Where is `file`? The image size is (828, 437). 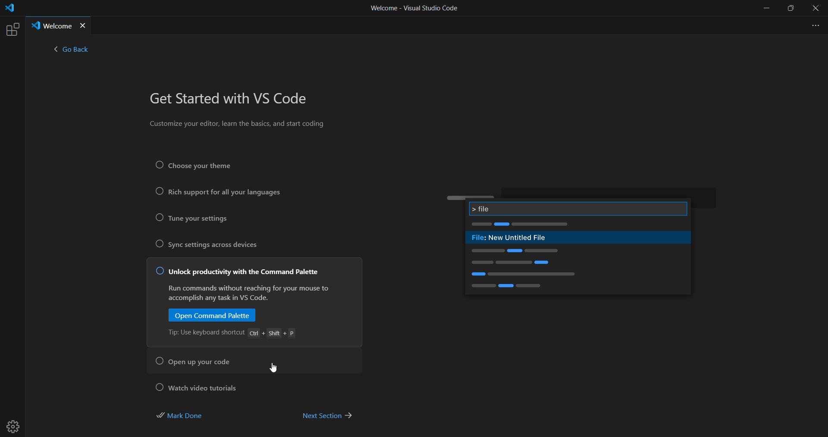
file is located at coordinates (578, 208).